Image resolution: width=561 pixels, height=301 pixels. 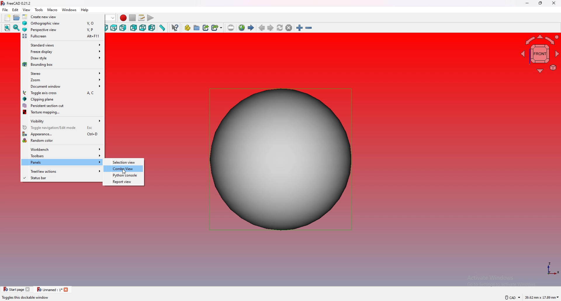 What do you see at coordinates (217, 27) in the screenshot?
I see `create sublink` at bounding box center [217, 27].